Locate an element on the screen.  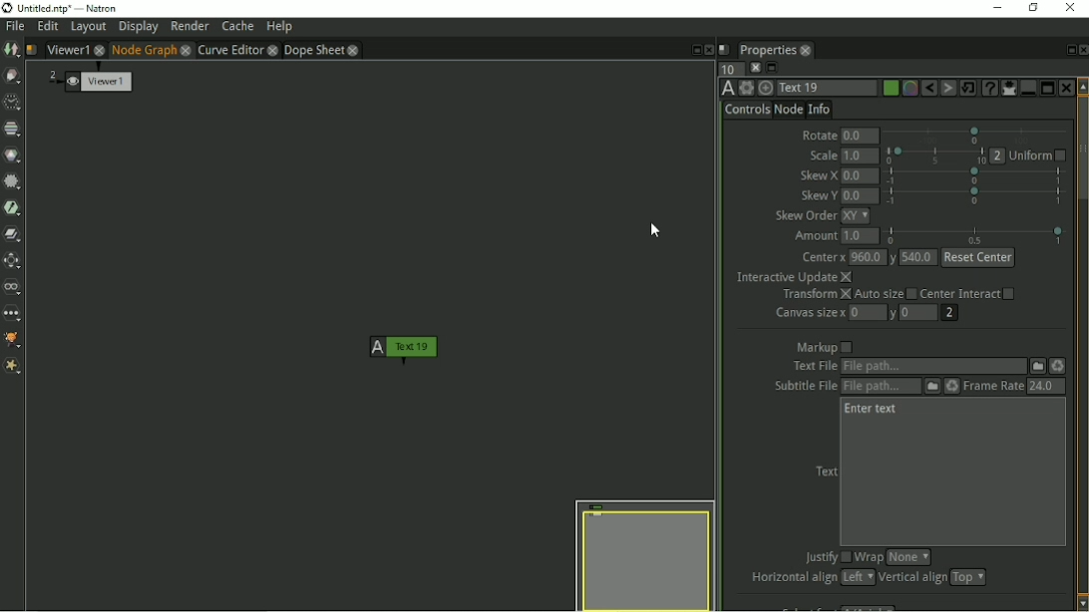
Subtitle File is located at coordinates (880, 387).